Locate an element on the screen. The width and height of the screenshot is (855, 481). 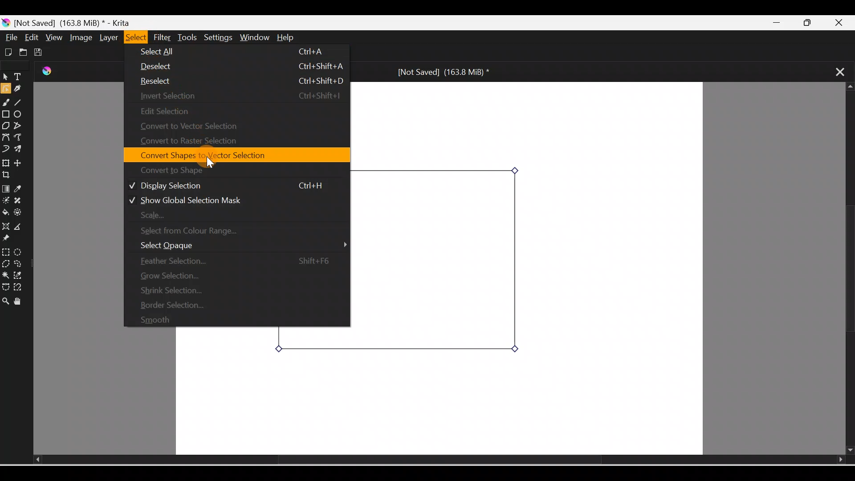
Ellipse is located at coordinates (20, 115).